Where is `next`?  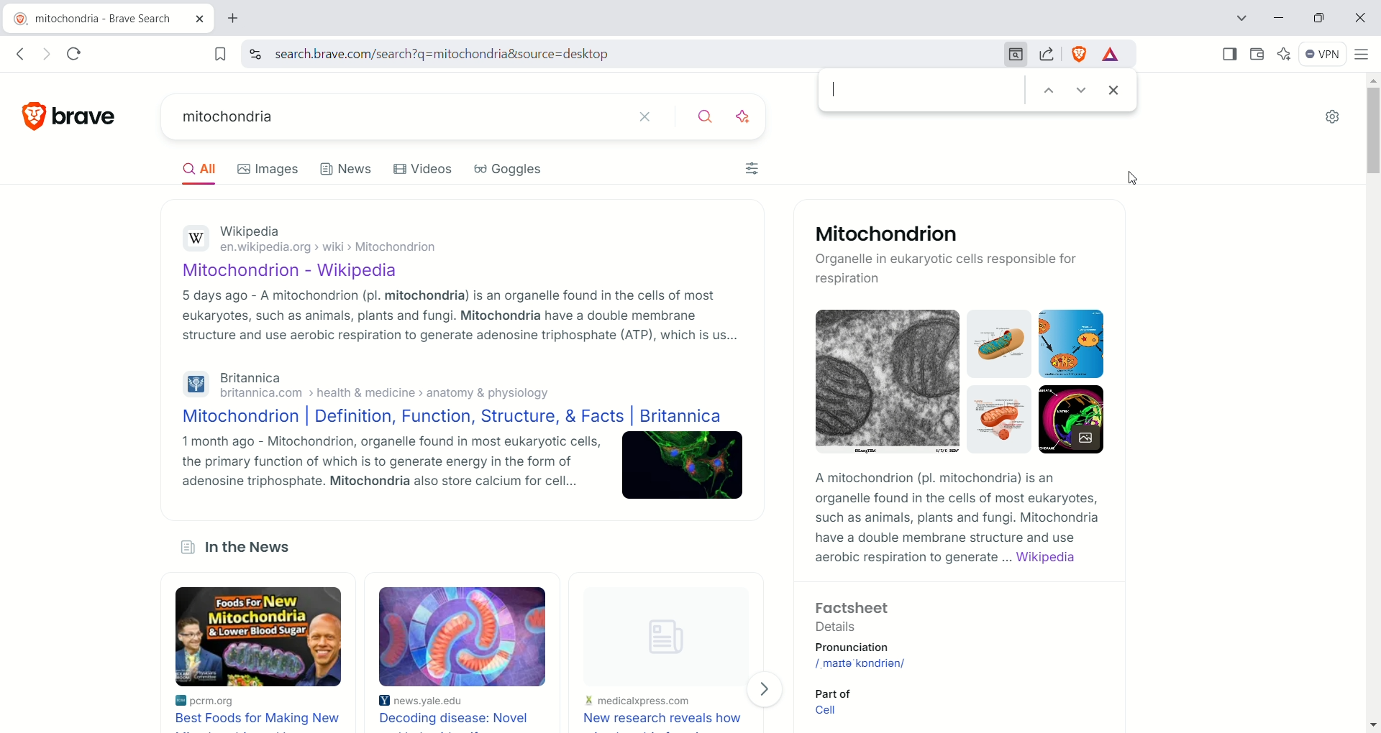
next is located at coordinates (1085, 91).